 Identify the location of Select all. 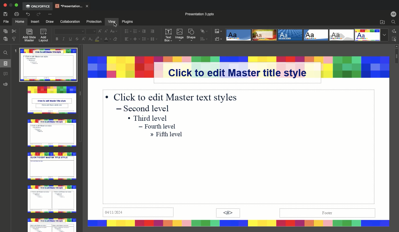
(394, 39).